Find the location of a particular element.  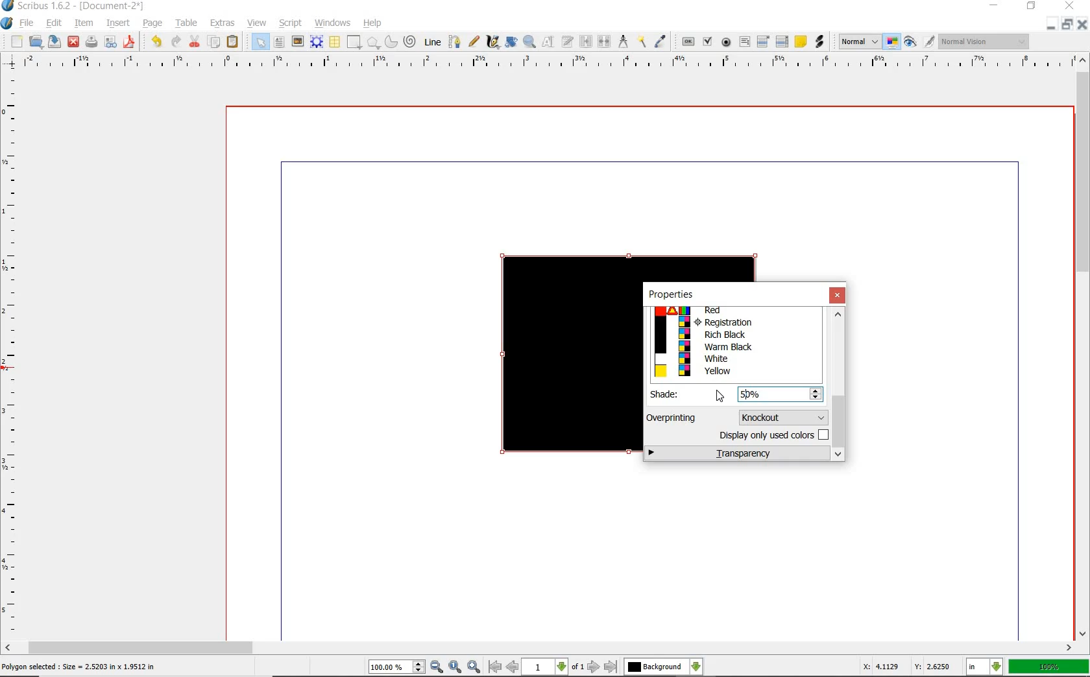

shape is located at coordinates (354, 42).